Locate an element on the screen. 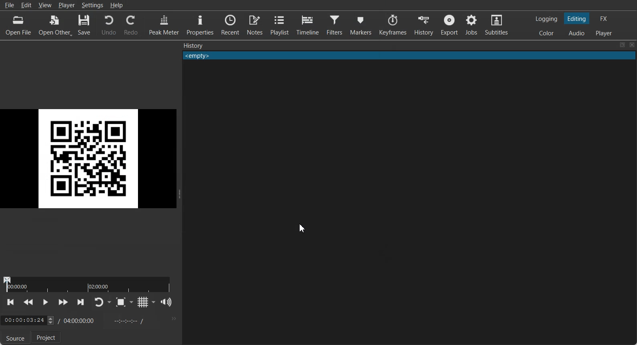  Redo is located at coordinates (131, 24).